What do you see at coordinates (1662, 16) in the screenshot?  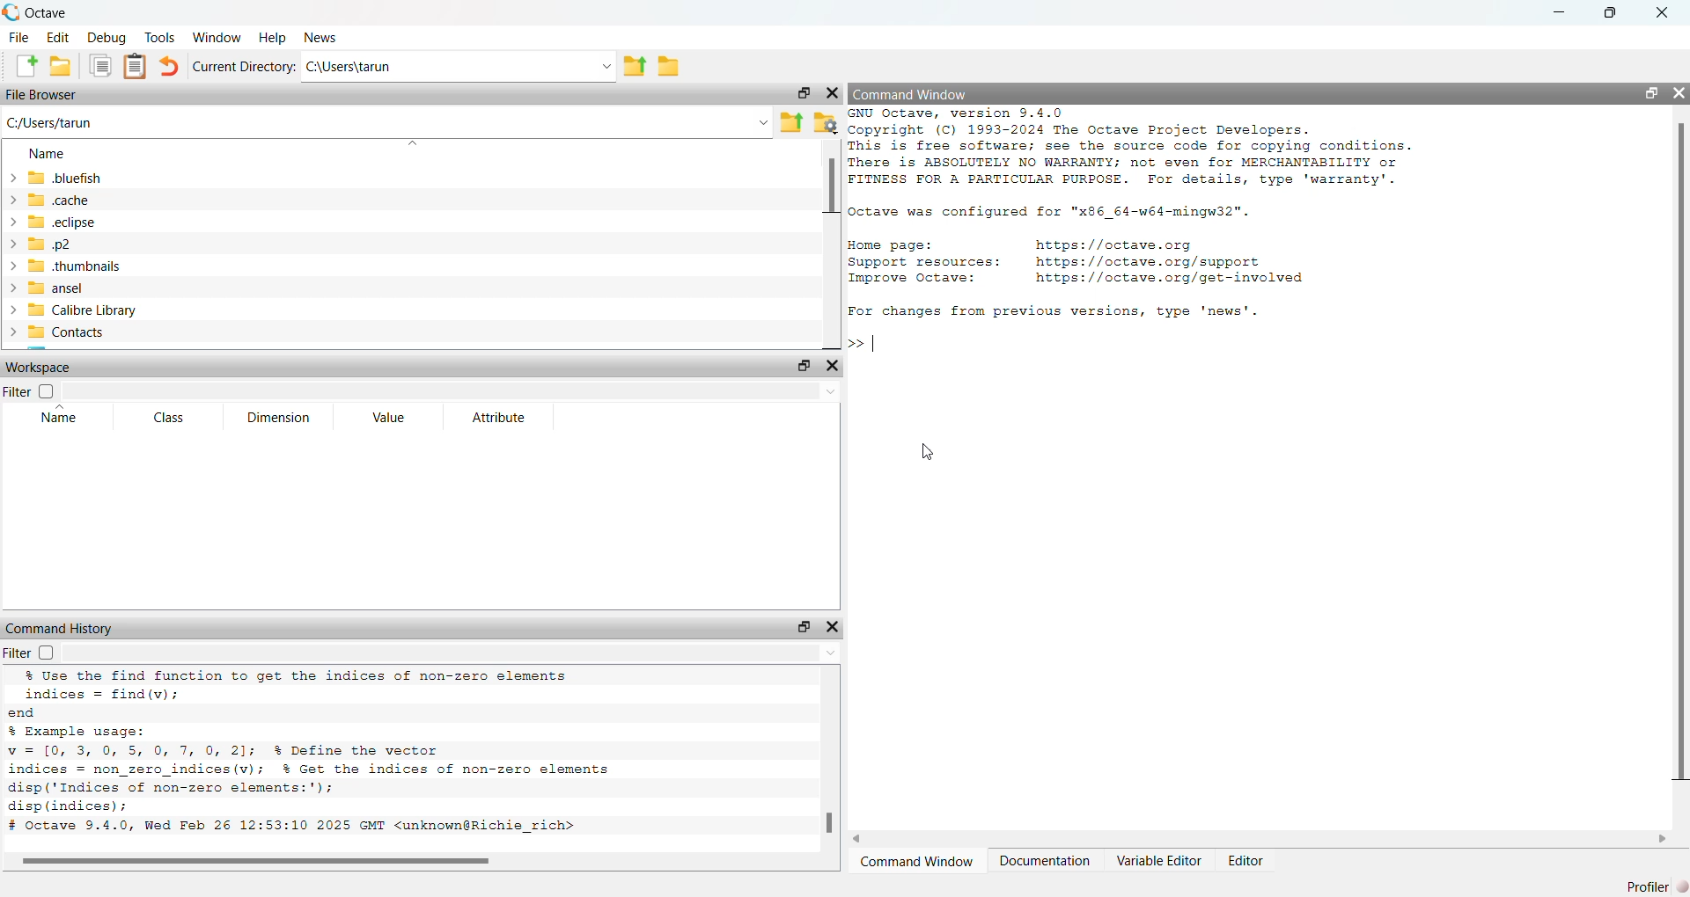 I see `close` at bounding box center [1662, 16].